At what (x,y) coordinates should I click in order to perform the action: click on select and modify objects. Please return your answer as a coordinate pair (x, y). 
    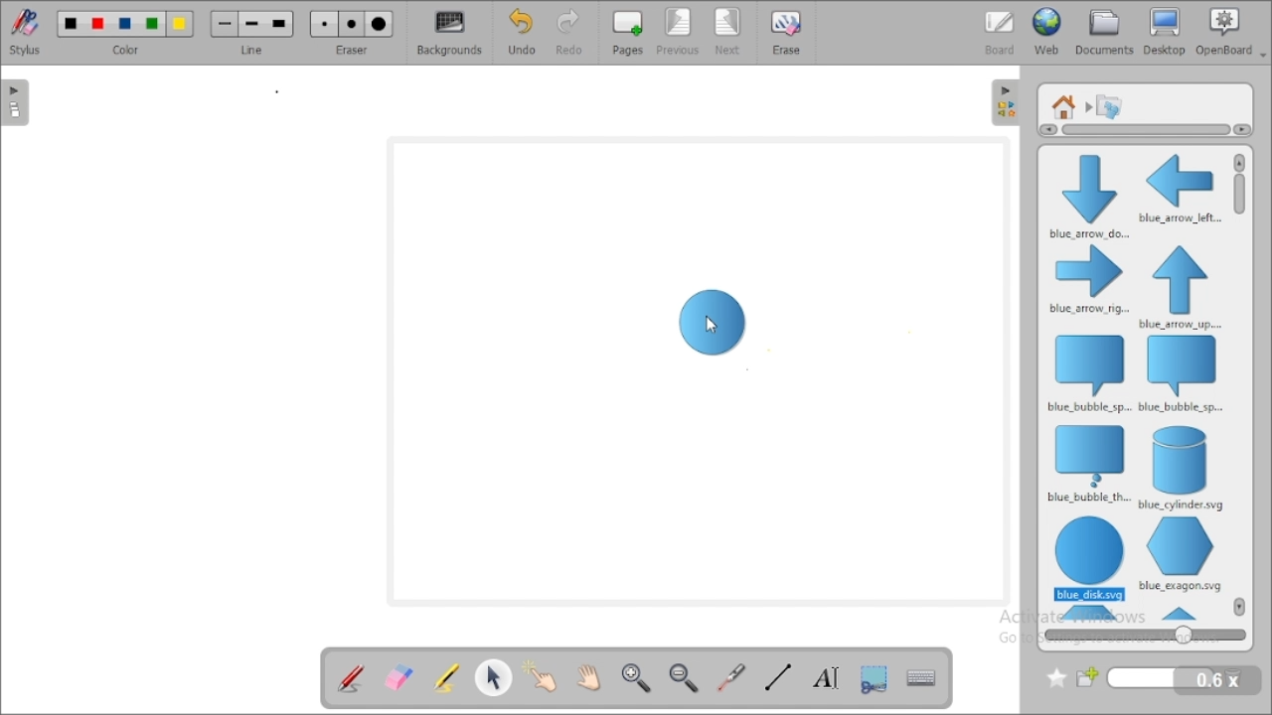
    Looking at the image, I should click on (495, 676).